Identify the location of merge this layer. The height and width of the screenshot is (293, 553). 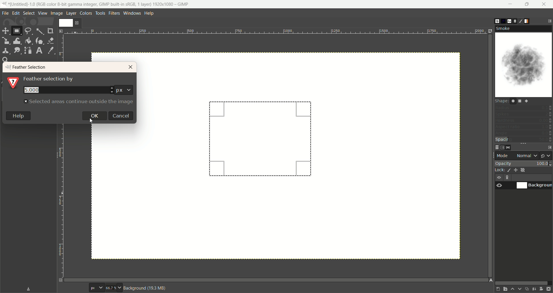
(533, 289).